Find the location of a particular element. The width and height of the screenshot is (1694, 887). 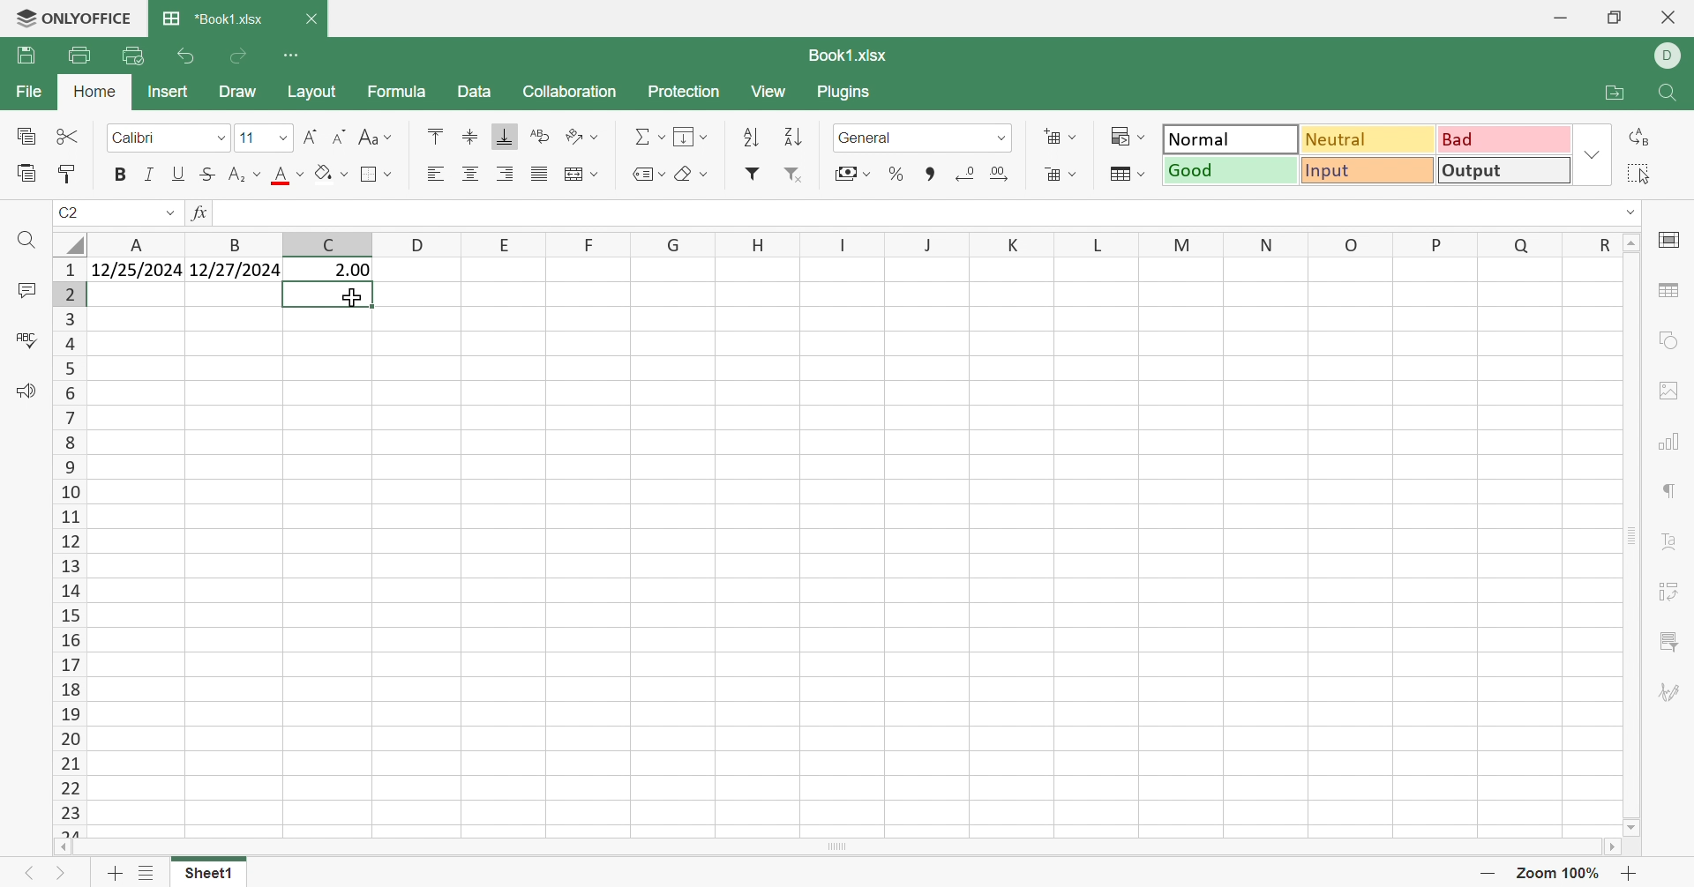

Italic is located at coordinates (150, 174).